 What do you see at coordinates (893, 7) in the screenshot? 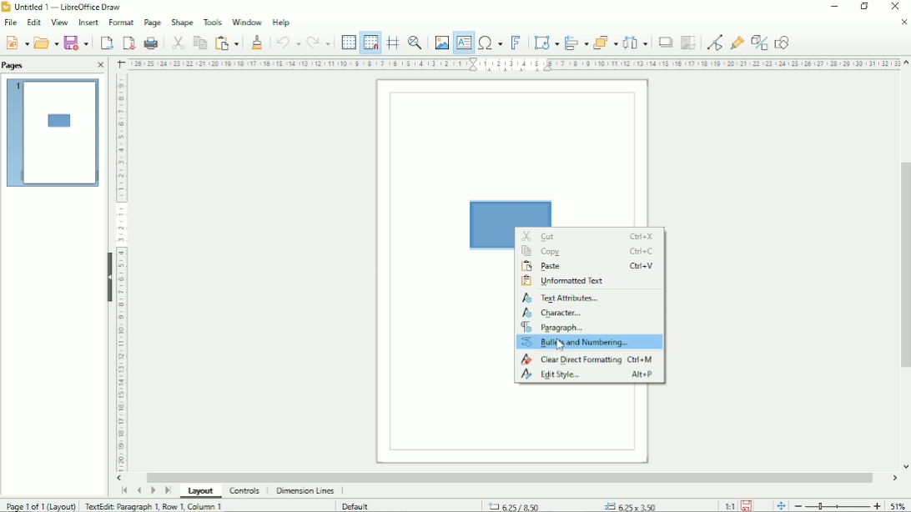
I see `Close` at bounding box center [893, 7].